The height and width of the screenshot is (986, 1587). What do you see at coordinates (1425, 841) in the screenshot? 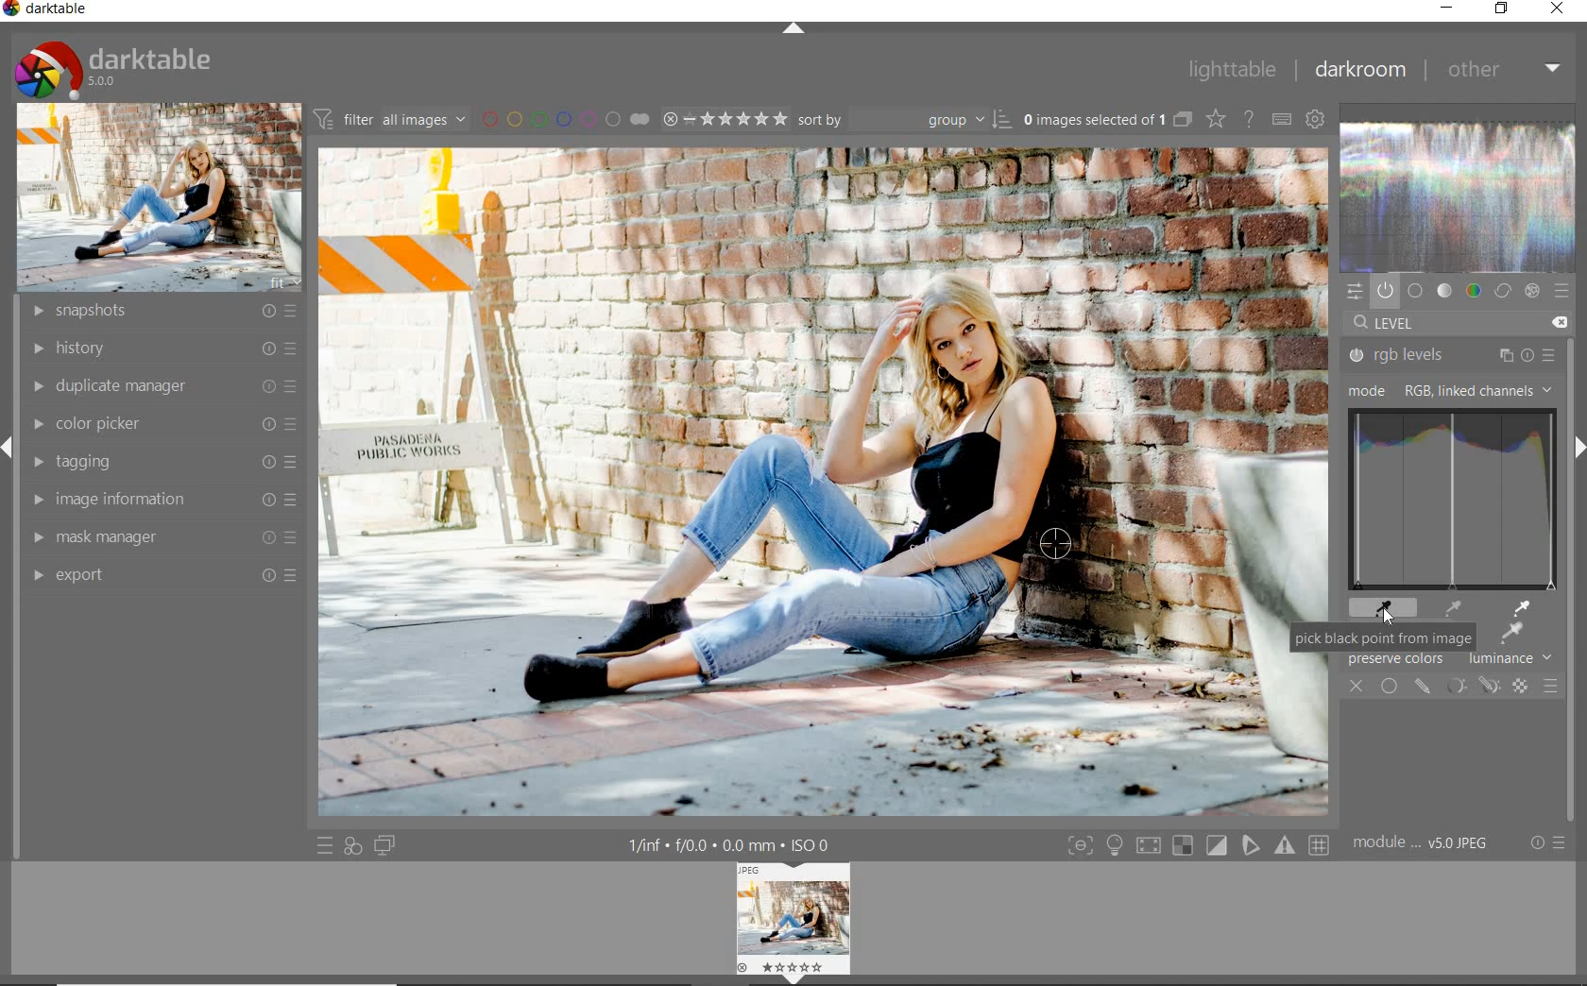
I see `module order` at bounding box center [1425, 841].